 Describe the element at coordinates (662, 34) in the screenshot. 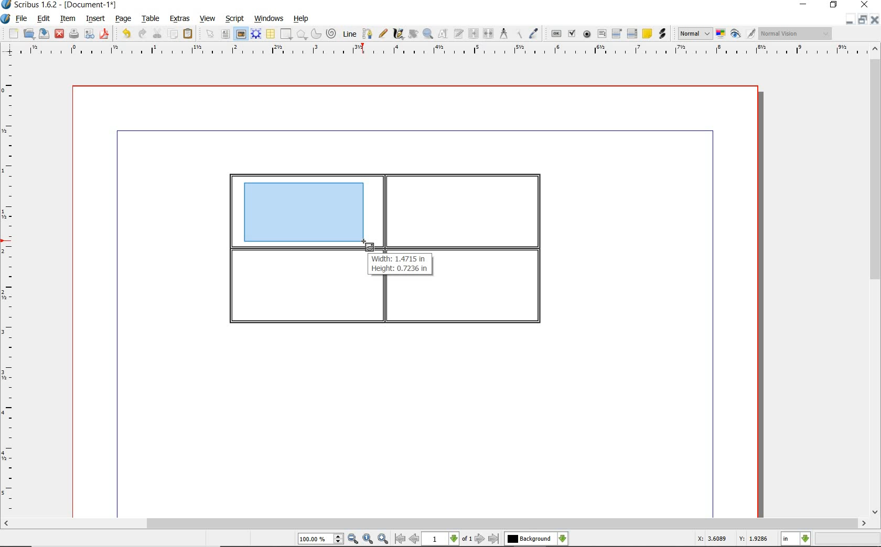

I see `link annotation` at that location.